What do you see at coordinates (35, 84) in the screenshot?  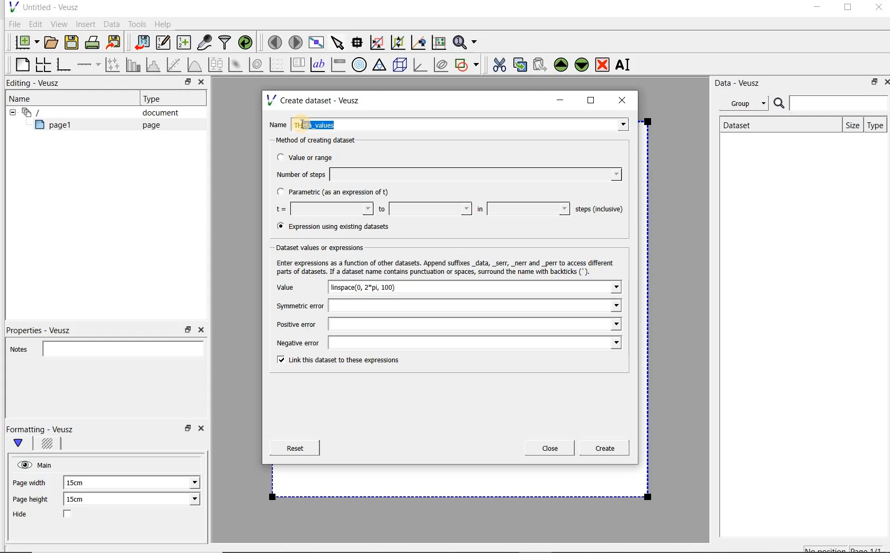 I see `Editing - Veusz` at bounding box center [35, 84].